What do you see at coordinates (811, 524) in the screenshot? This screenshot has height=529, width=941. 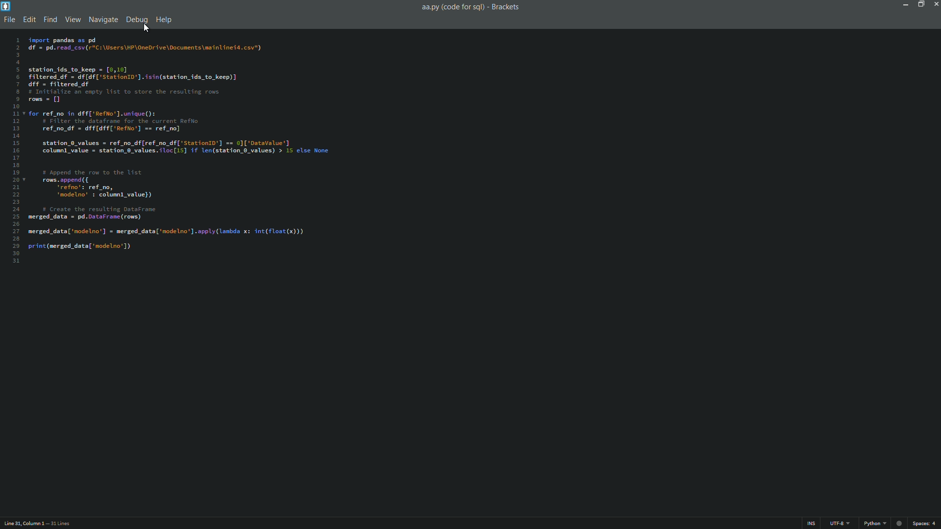 I see `ins` at bounding box center [811, 524].